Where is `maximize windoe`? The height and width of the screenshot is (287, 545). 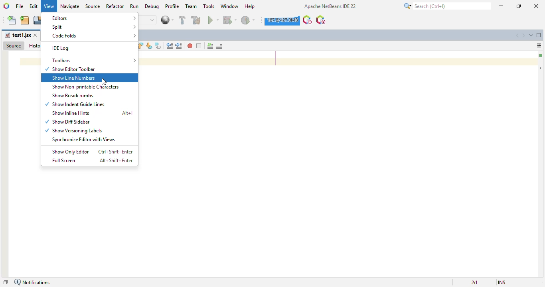 maximize windoe is located at coordinates (539, 35).